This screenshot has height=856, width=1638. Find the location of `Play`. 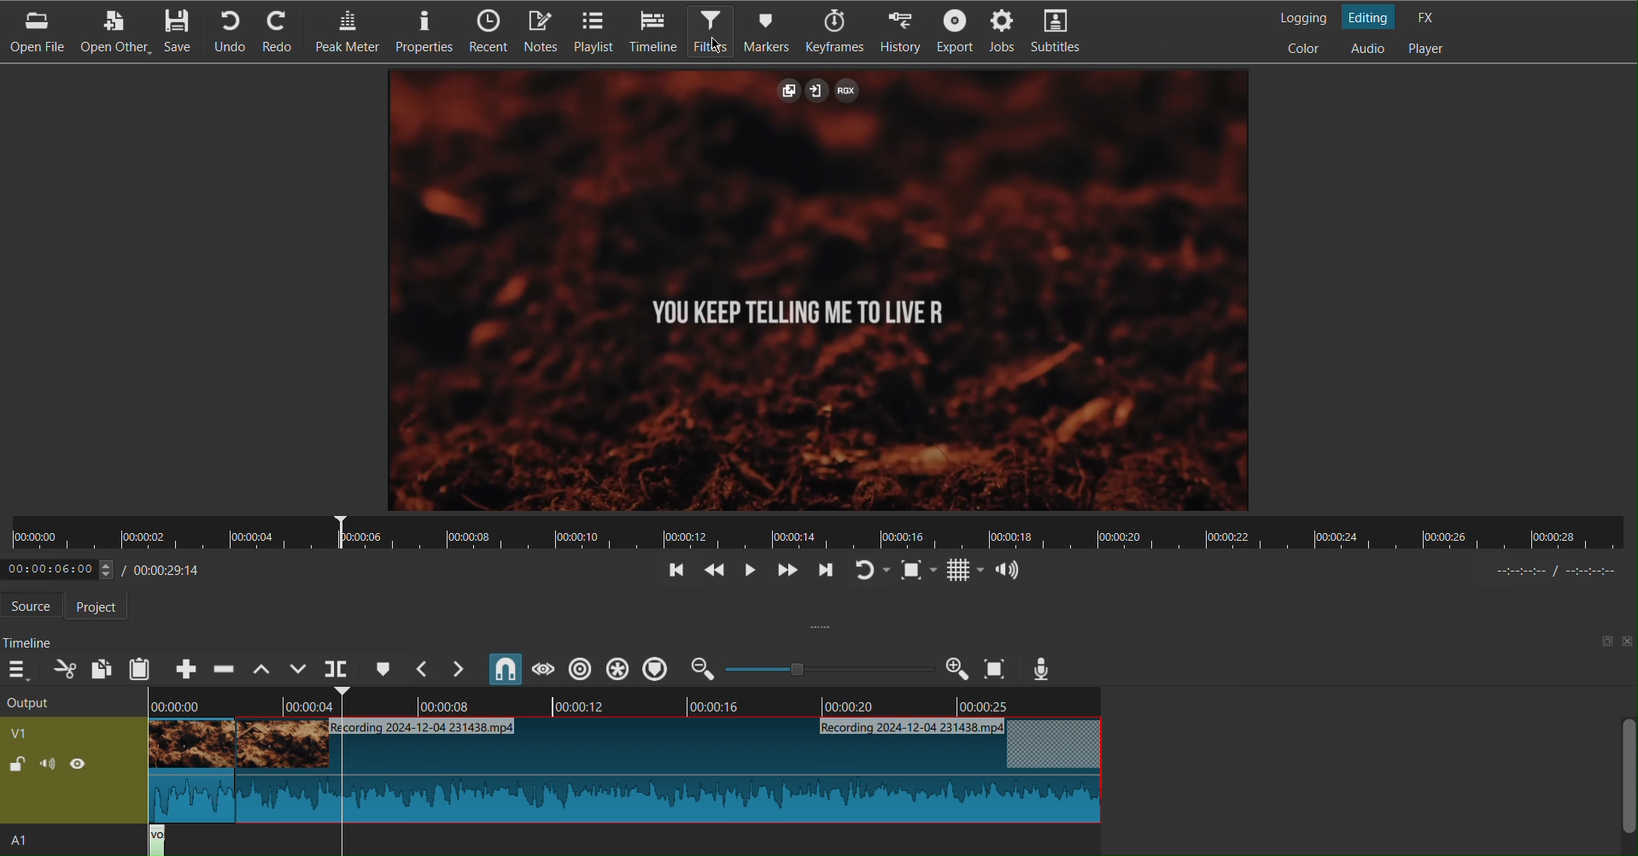

Play is located at coordinates (747, 572).